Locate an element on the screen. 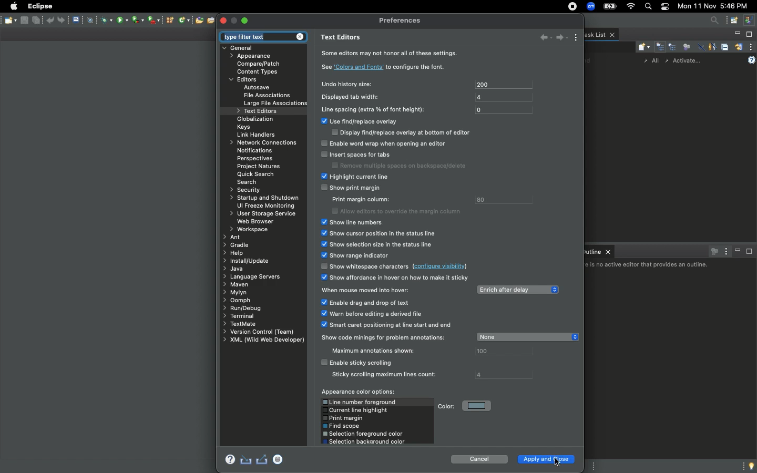 Image resolution: width=757 pixels, height=473 pixels. Install update is located at coordinates (248, 262).